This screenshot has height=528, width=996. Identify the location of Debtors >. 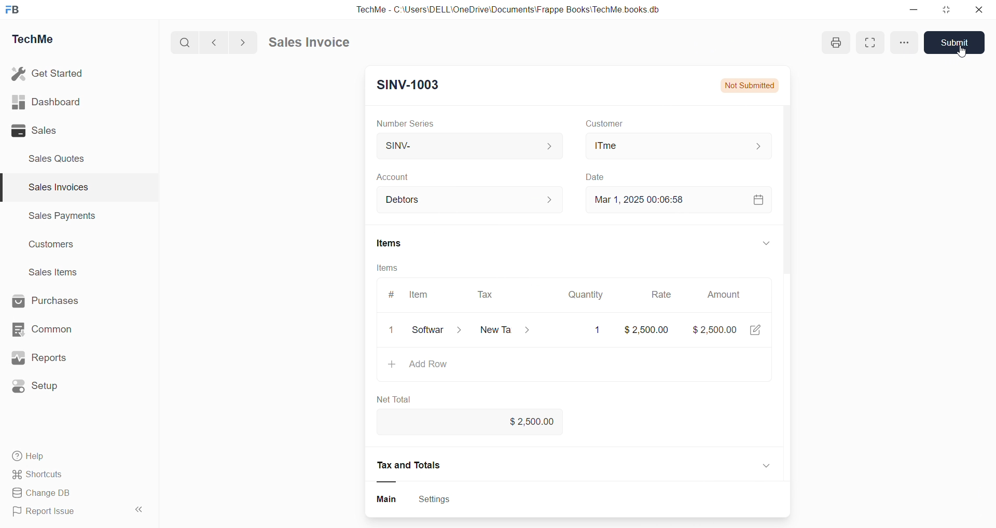
(469, 203).